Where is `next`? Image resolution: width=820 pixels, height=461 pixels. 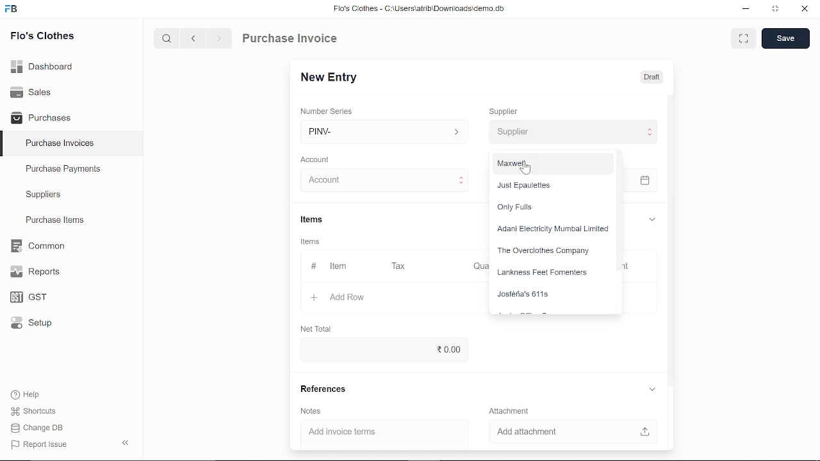
next is located at coordinates (219, 40).